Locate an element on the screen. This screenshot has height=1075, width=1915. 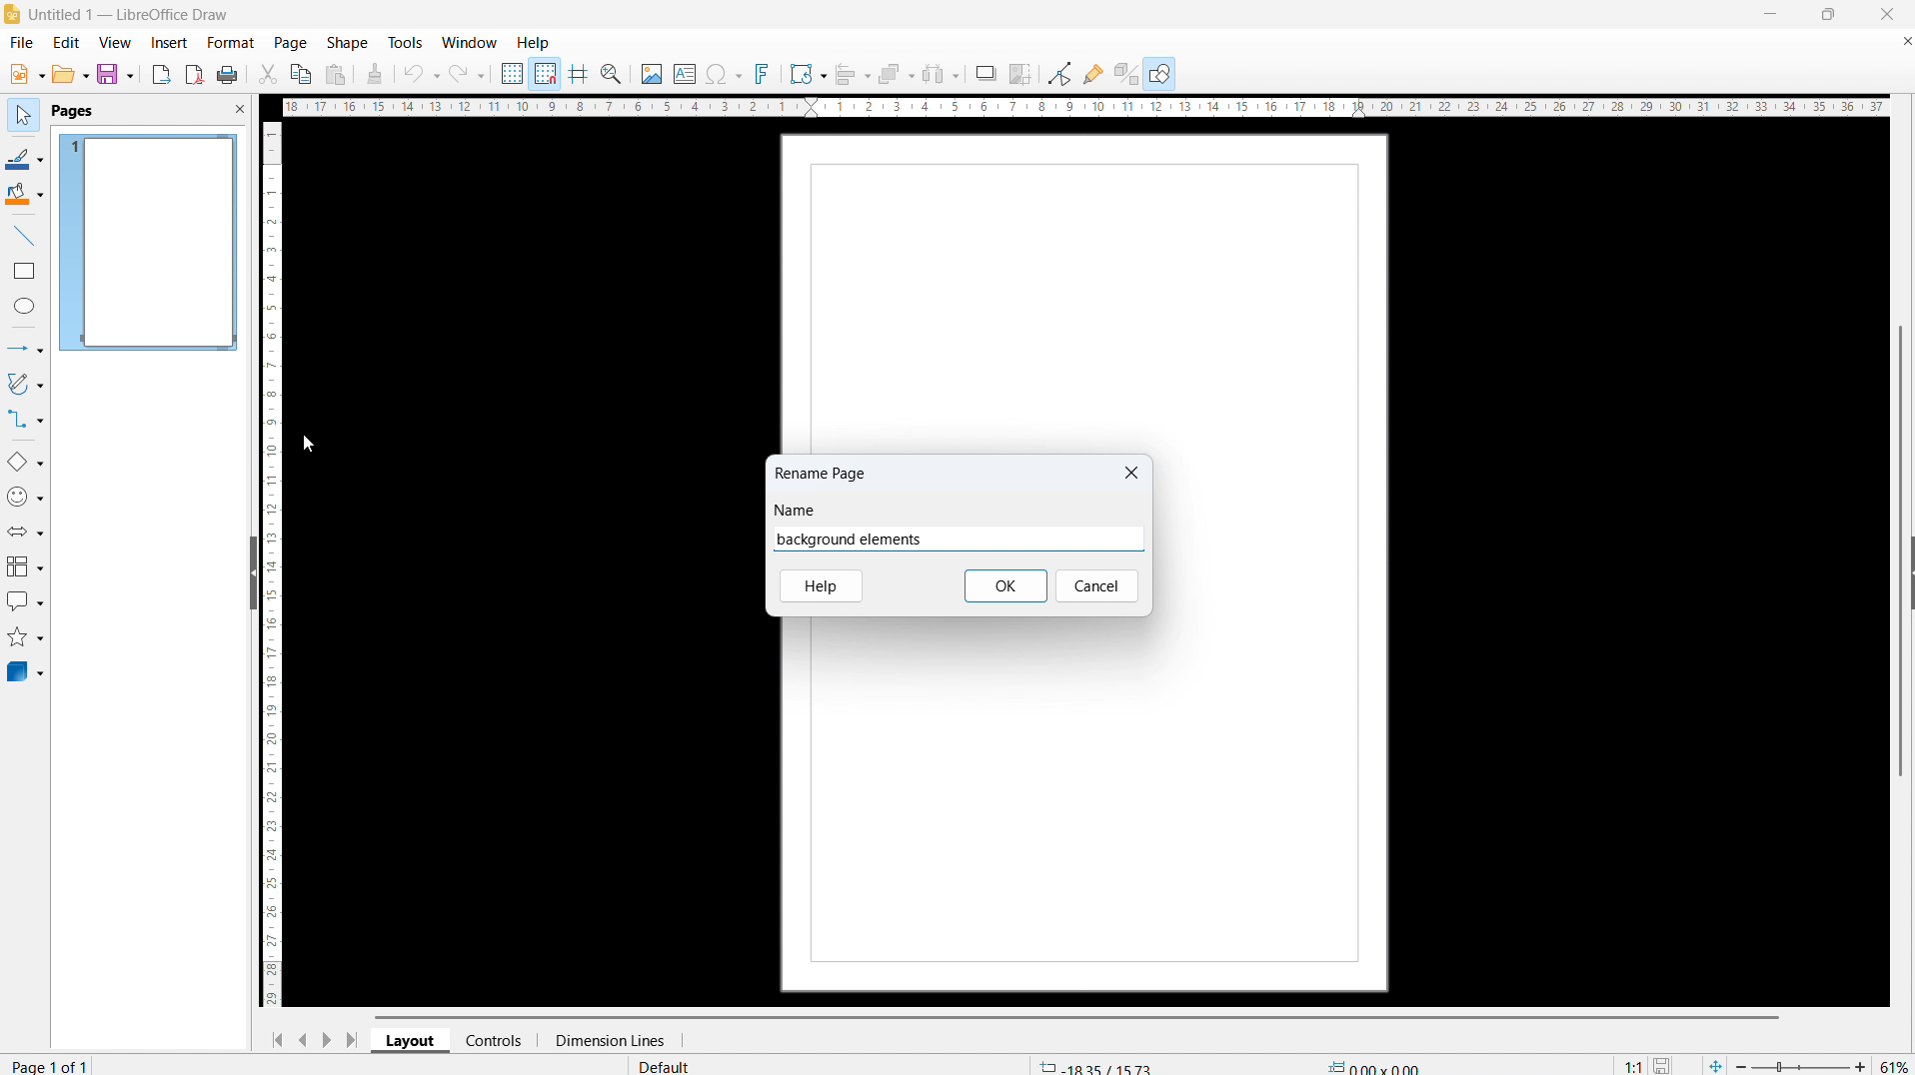
shape is located at coordinates (347, 43).